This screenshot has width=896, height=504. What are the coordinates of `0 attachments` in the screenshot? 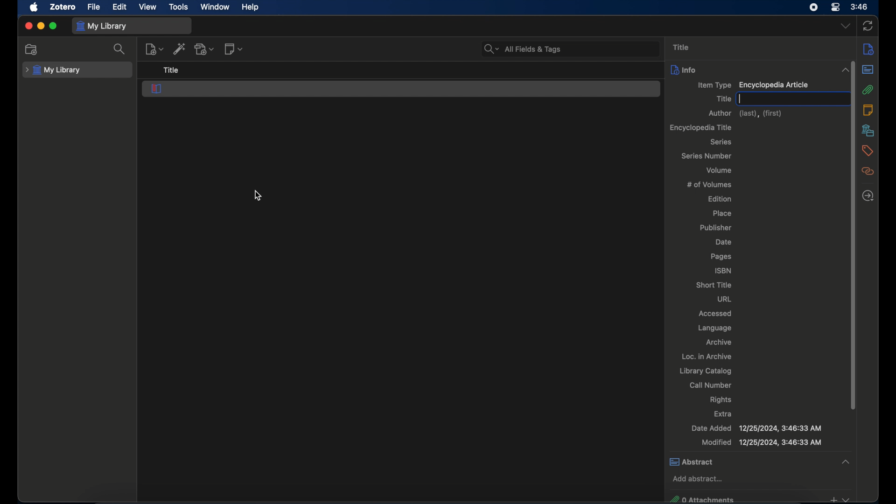 It's located at (760, 498).